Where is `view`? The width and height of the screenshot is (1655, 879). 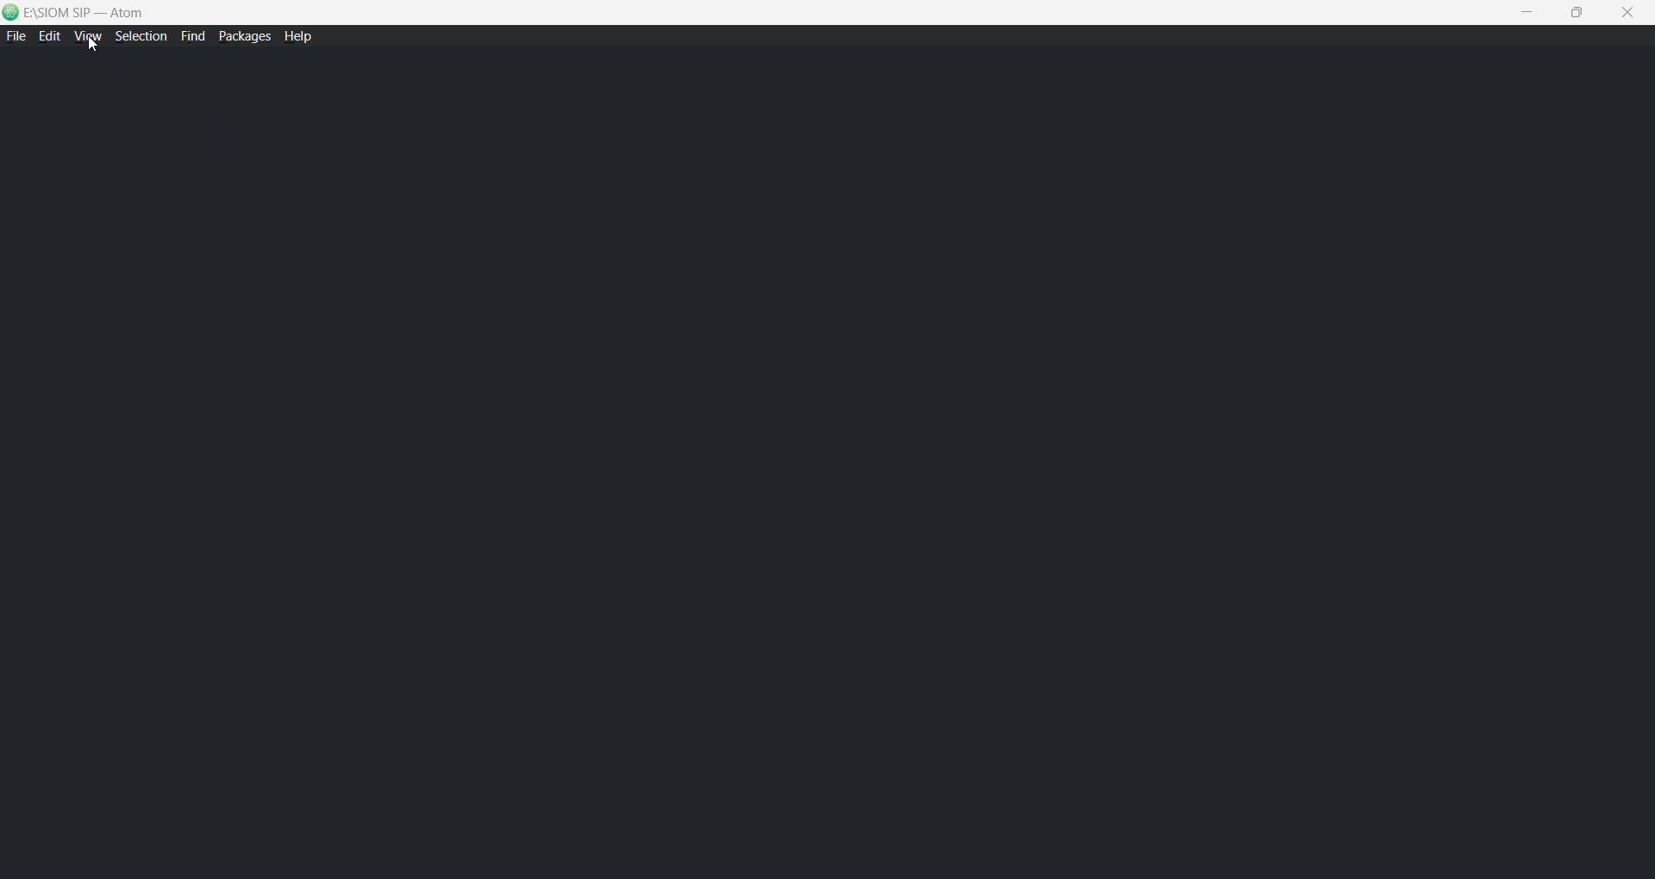 view is located at coordinates (89, 39).